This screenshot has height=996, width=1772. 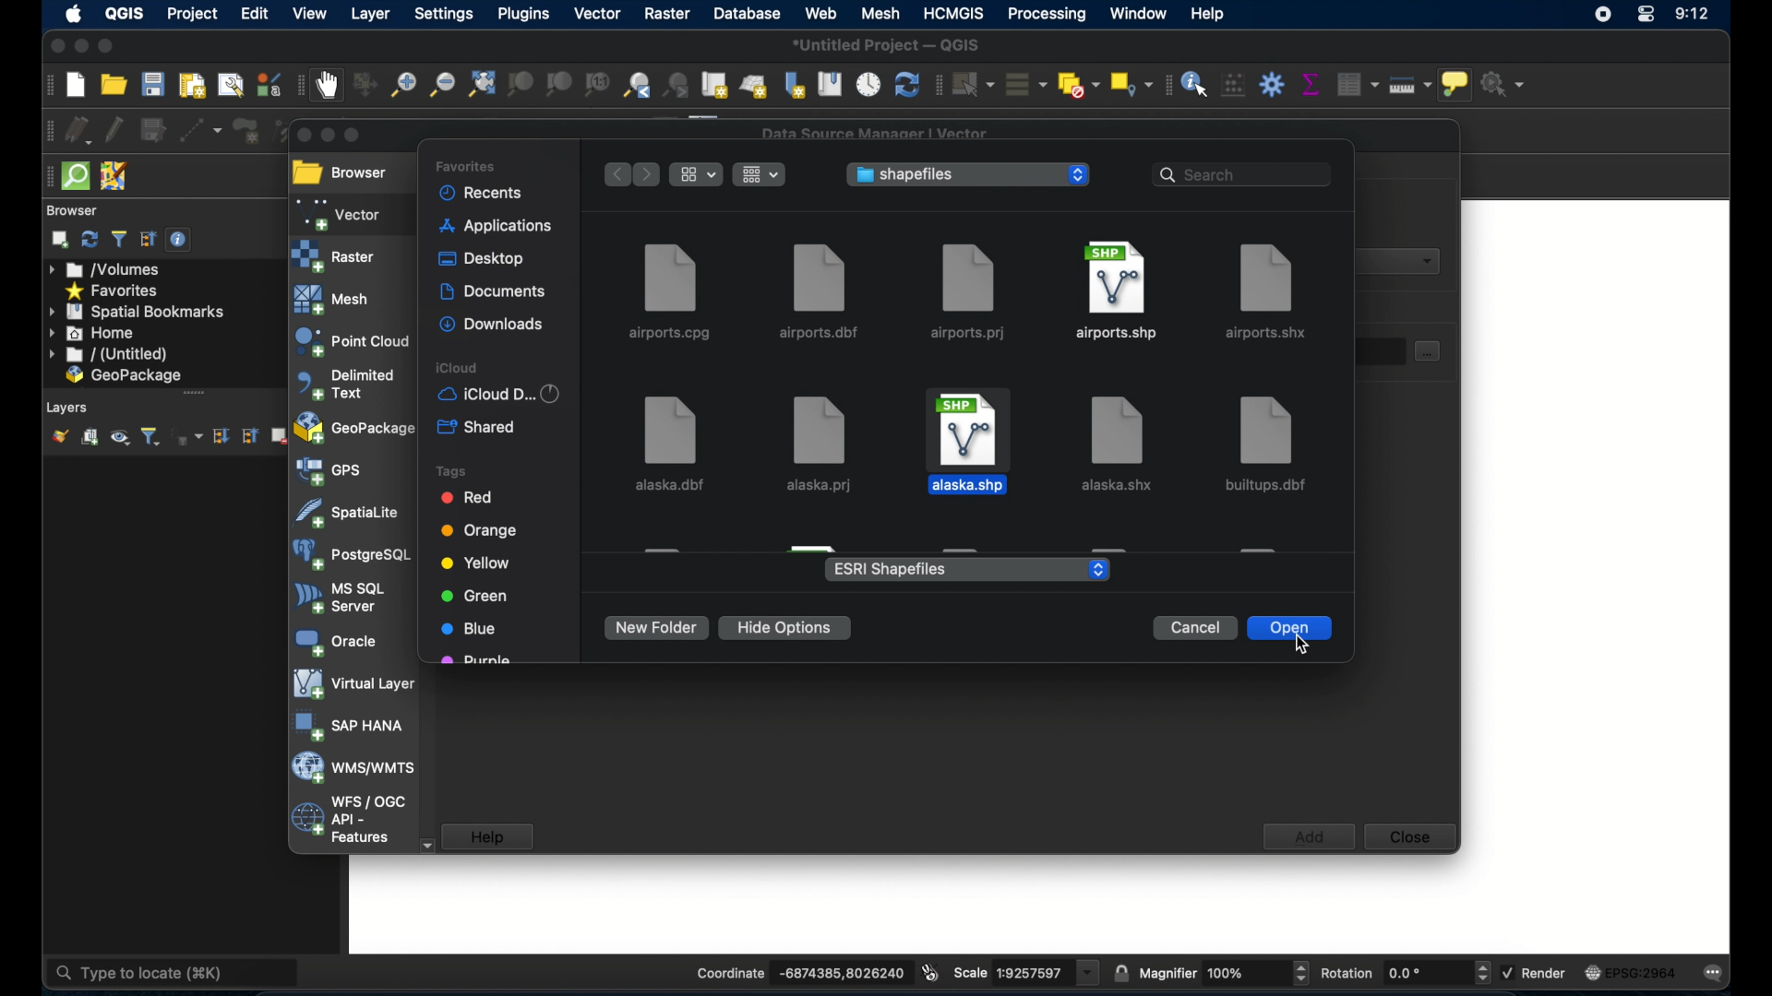 I want to click on new paint layout, so click(x=192, y=84).